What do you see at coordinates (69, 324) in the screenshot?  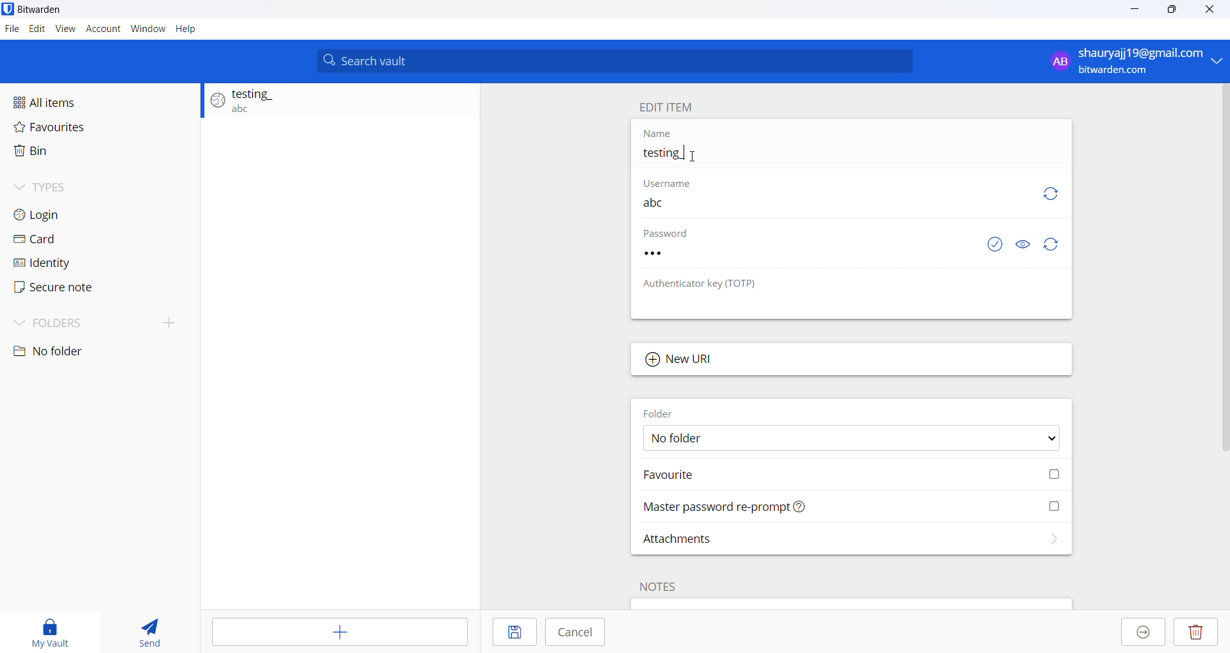 I see `Folders` at bounding box center [69, 324].